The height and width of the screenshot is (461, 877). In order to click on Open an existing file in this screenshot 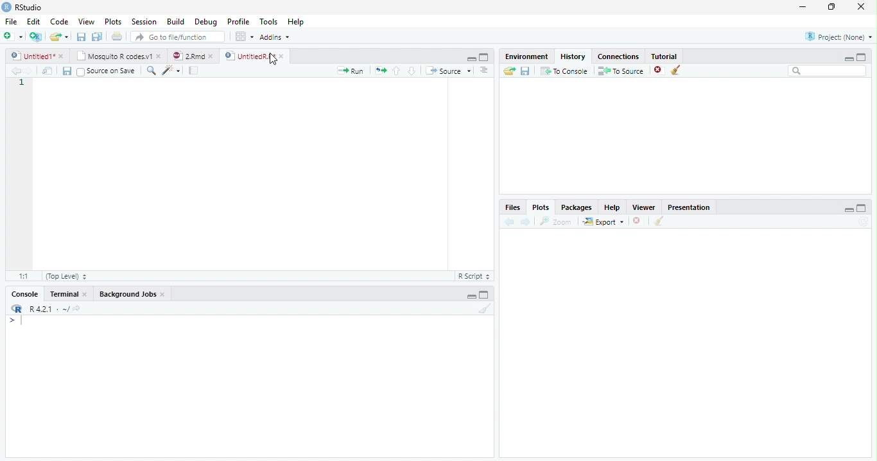, I will do `click(59, 37)`.